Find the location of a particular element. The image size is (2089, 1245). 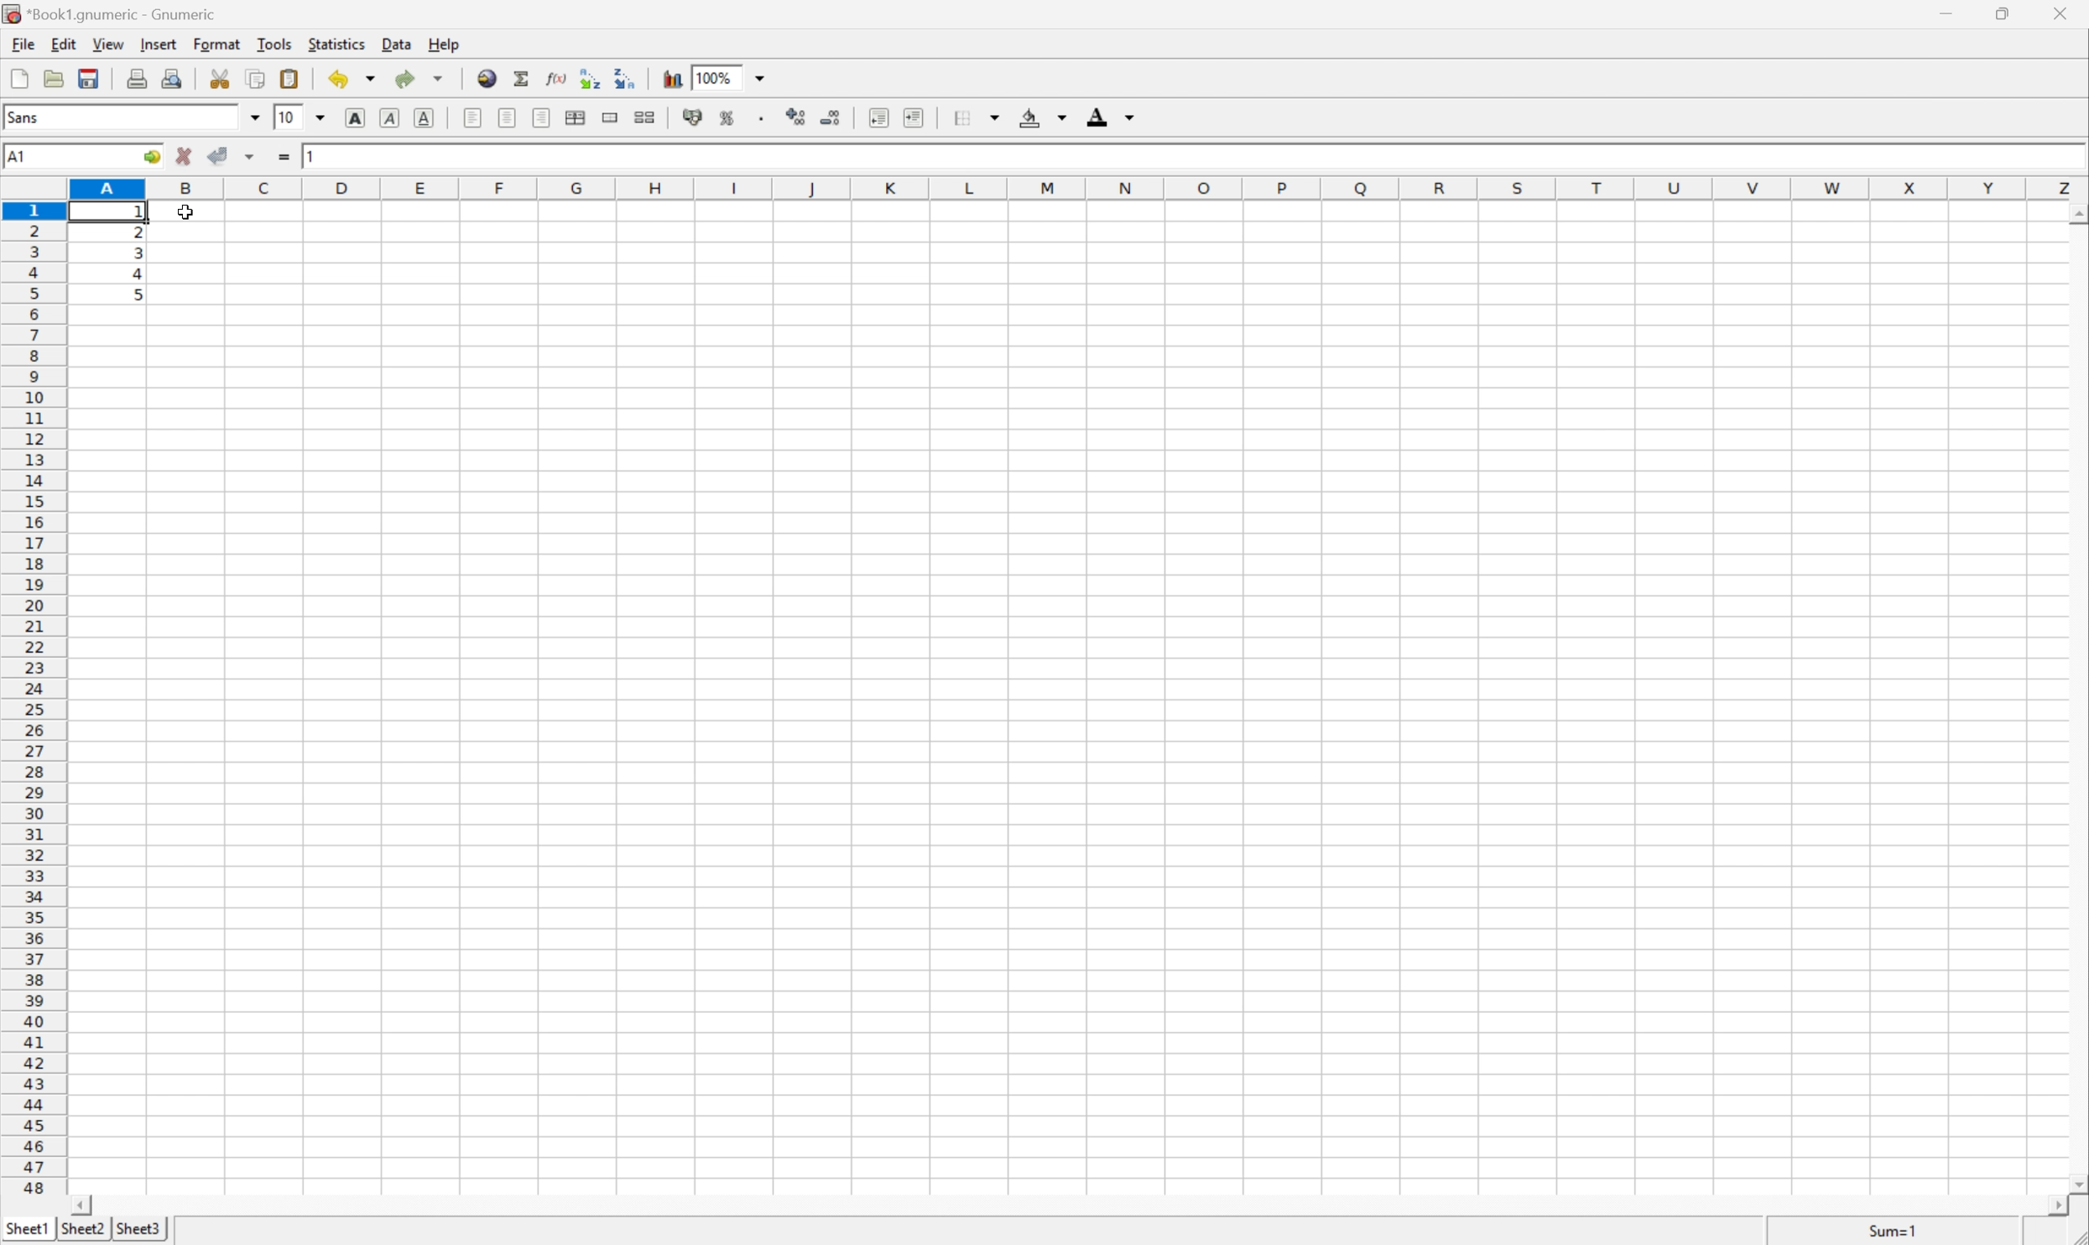

Background is located at coordinates (1044, 115).